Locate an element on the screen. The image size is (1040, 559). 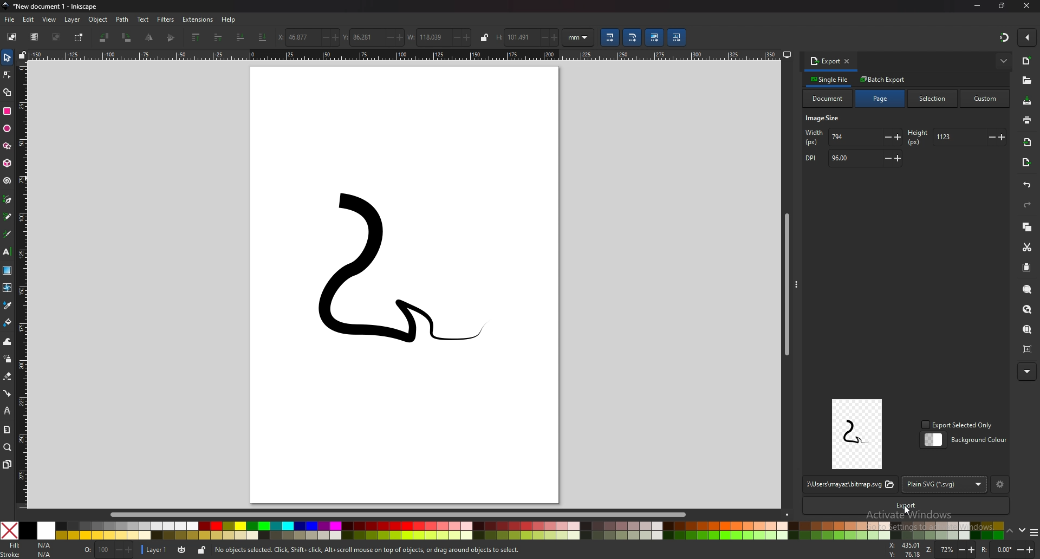
width is located at coordinates (440, 36).